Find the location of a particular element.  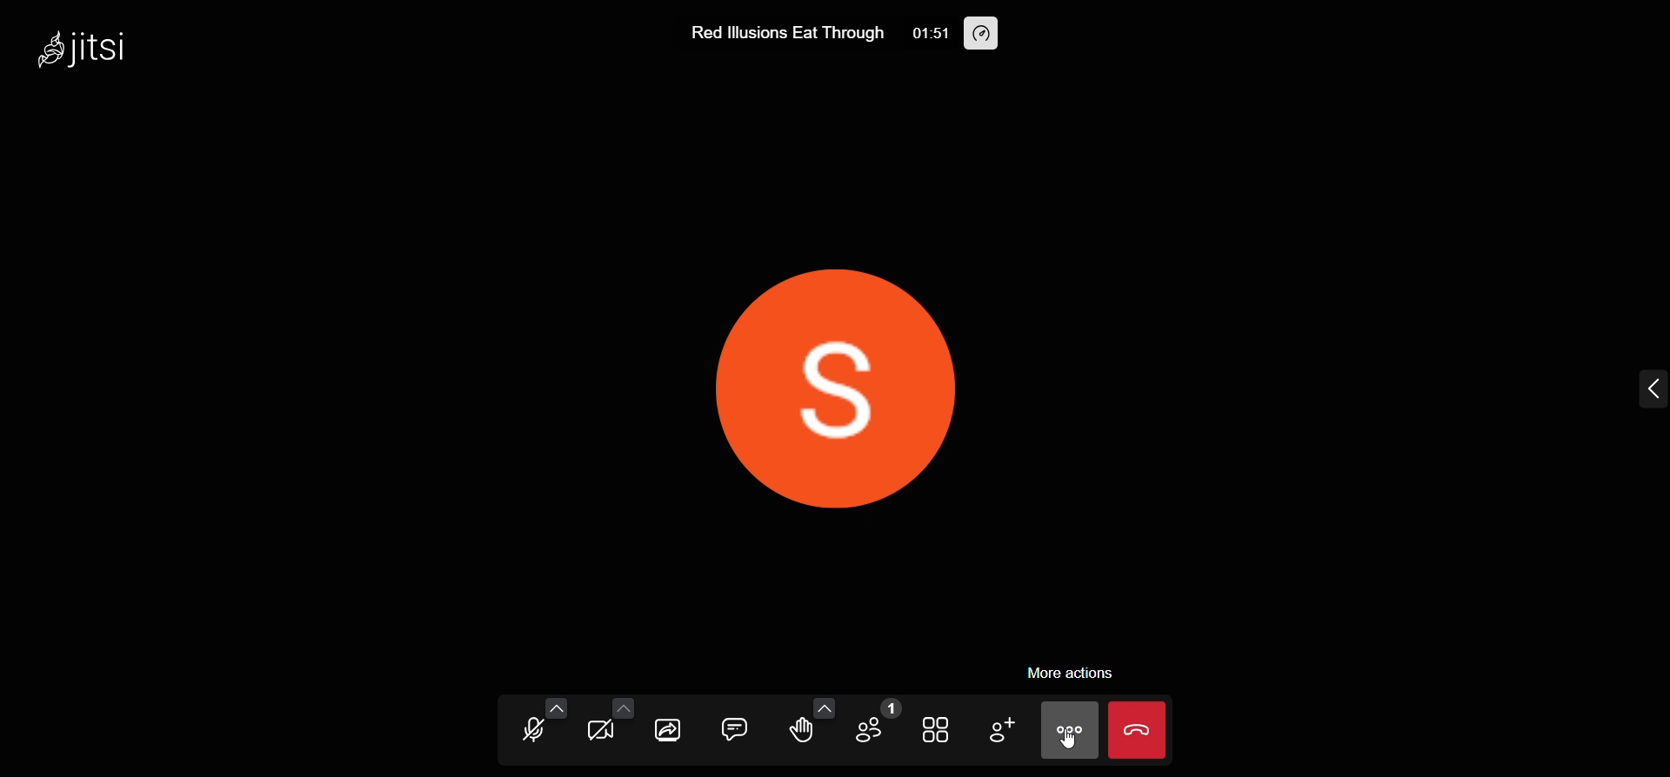

display picture is located at coordinates (885, 386).